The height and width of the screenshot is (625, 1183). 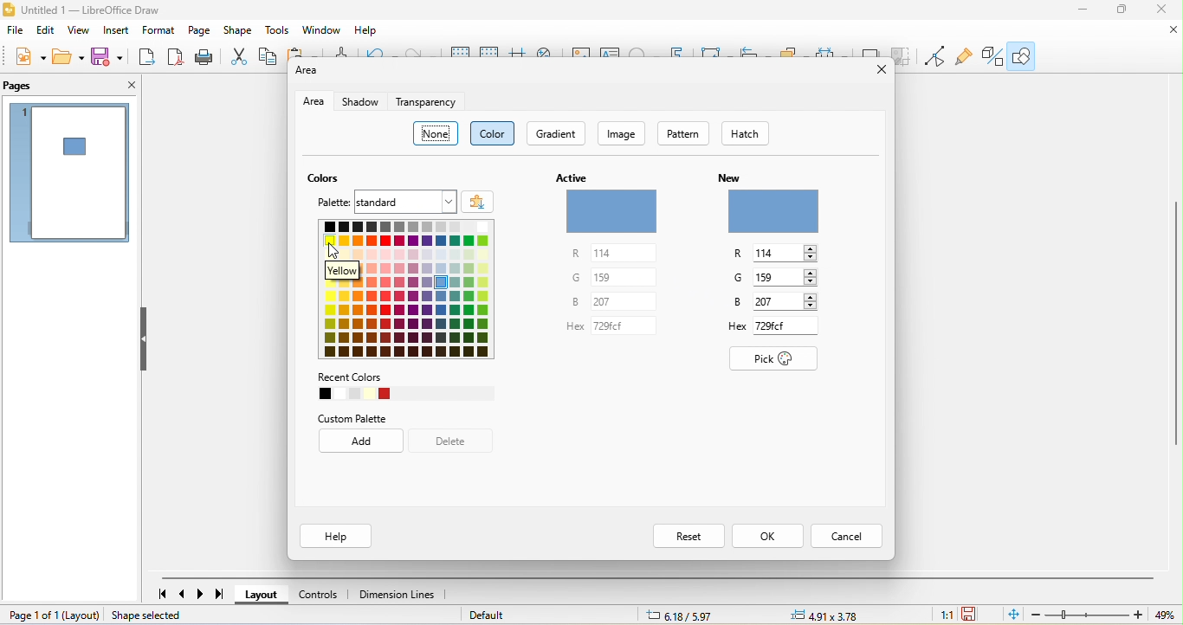 What do you see at coordinates (749, 133) in the screenshot?
I see `hatch` at bounding box center [749, 133].